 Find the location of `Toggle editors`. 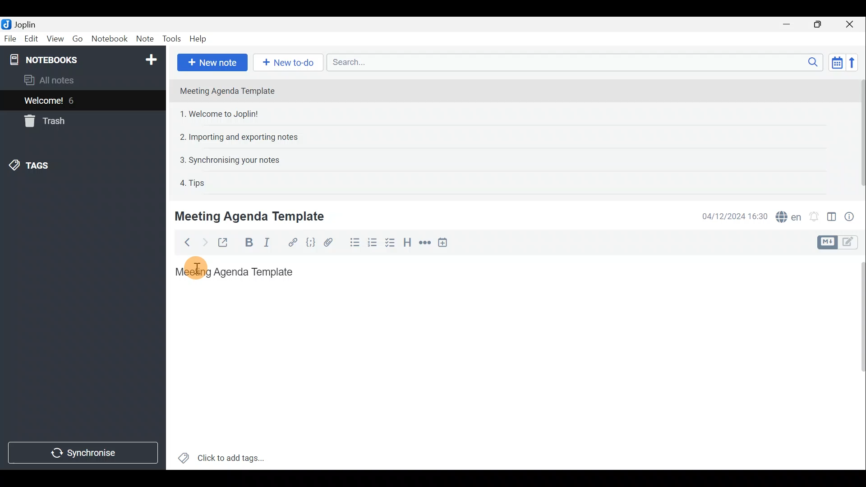

Toggle editors is located at coordinates (850, 243).